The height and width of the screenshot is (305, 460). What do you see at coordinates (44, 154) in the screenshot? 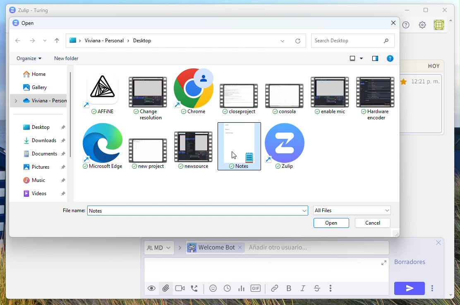
I see `Documents` at bounding box center [44, 154].